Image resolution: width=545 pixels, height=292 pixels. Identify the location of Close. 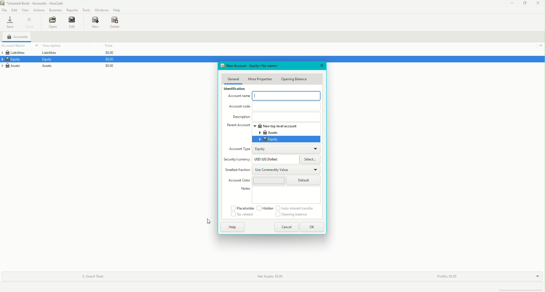
(322, 66).